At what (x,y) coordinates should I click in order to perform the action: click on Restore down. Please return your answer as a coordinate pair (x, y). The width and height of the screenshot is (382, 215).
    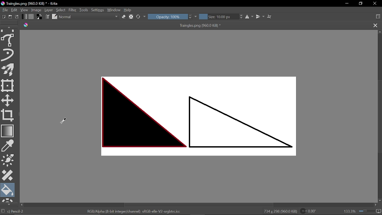
    Looking at the image, I should click on (360, 3).